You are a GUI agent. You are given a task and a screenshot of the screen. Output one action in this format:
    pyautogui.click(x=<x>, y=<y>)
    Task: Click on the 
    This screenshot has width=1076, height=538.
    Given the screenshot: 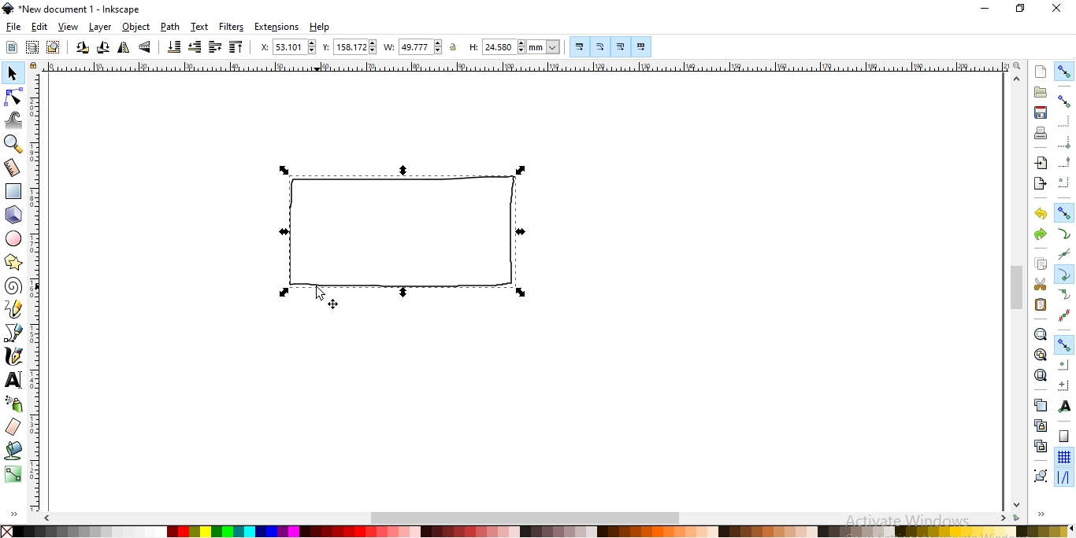 What is the action you would take?
    pyautogui.click(x=602, y=46)
    